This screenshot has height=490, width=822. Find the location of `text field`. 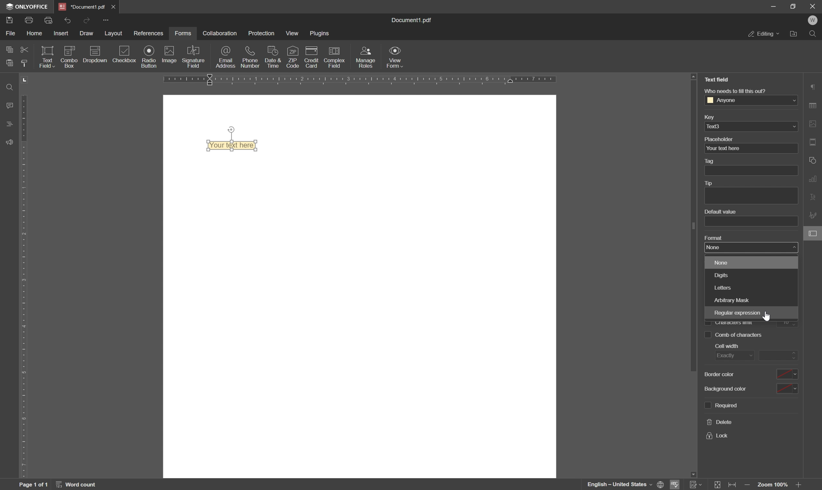

text field is located at coordinates (717, 80).